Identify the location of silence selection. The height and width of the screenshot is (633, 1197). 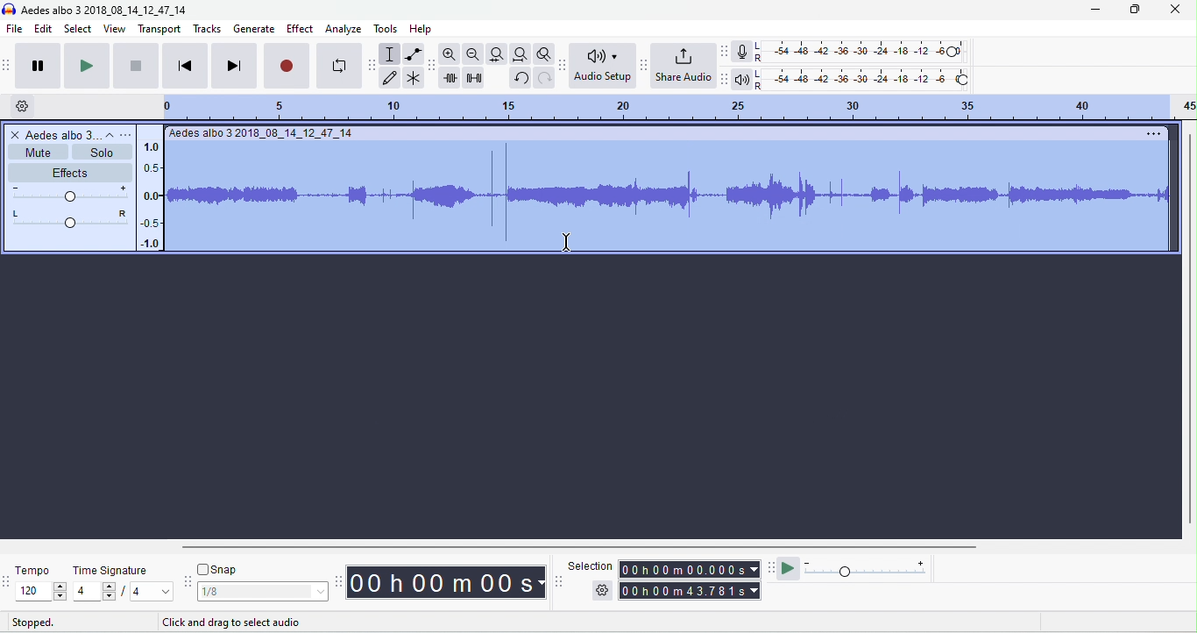
(474, 77).